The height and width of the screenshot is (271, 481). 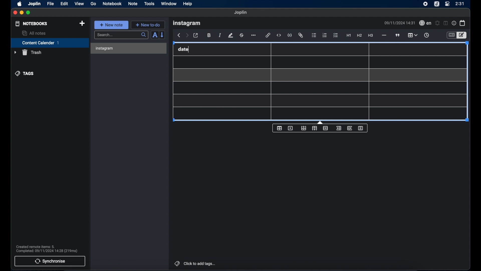 What do you see at coordinates (400, 23) in the screenshot?
I see `09/11/2024 14:31(date and time)` at bounding box center [400, 23].